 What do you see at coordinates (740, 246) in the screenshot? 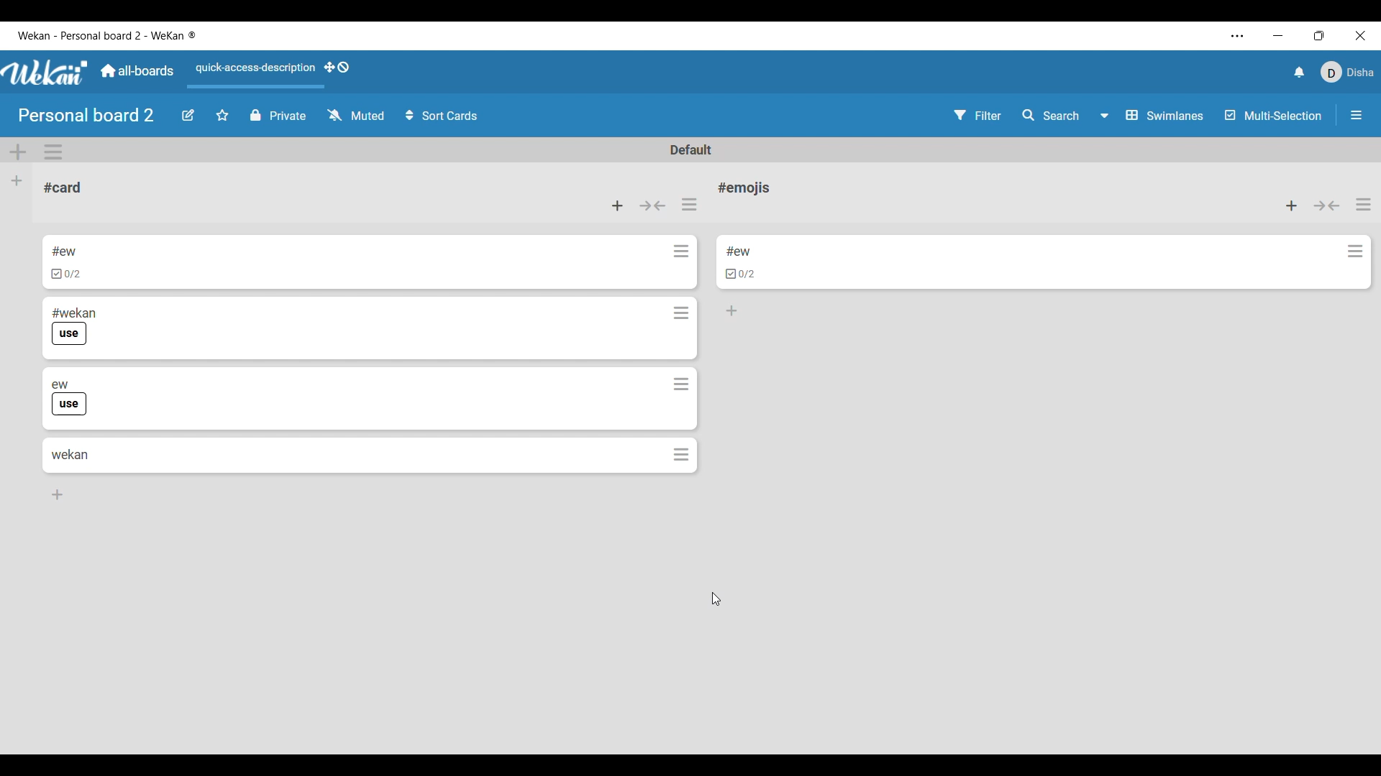
I see `Add card to bottom of list` at bounding box center [740, 246].